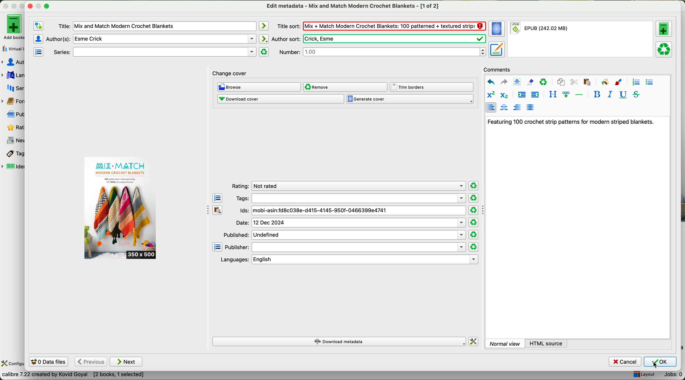 This screenshot has width=685, height=380. What do you see at coordinates (491, 107) in the screenshot?
I see `align left` at bounding box center [491, 107].